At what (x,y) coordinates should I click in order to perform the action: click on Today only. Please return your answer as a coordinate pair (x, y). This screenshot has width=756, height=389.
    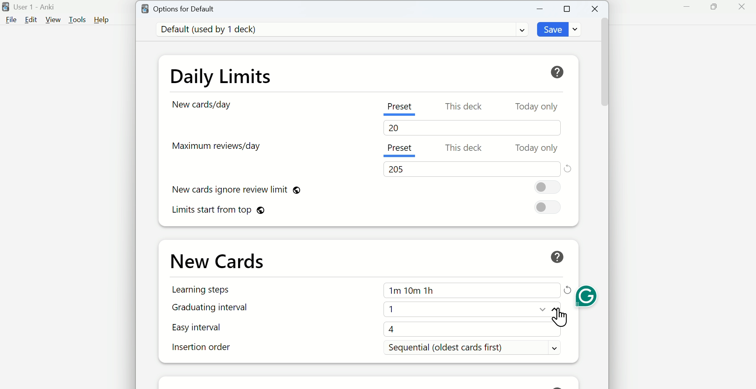
    Looking at the image, I should click on (539, 148).